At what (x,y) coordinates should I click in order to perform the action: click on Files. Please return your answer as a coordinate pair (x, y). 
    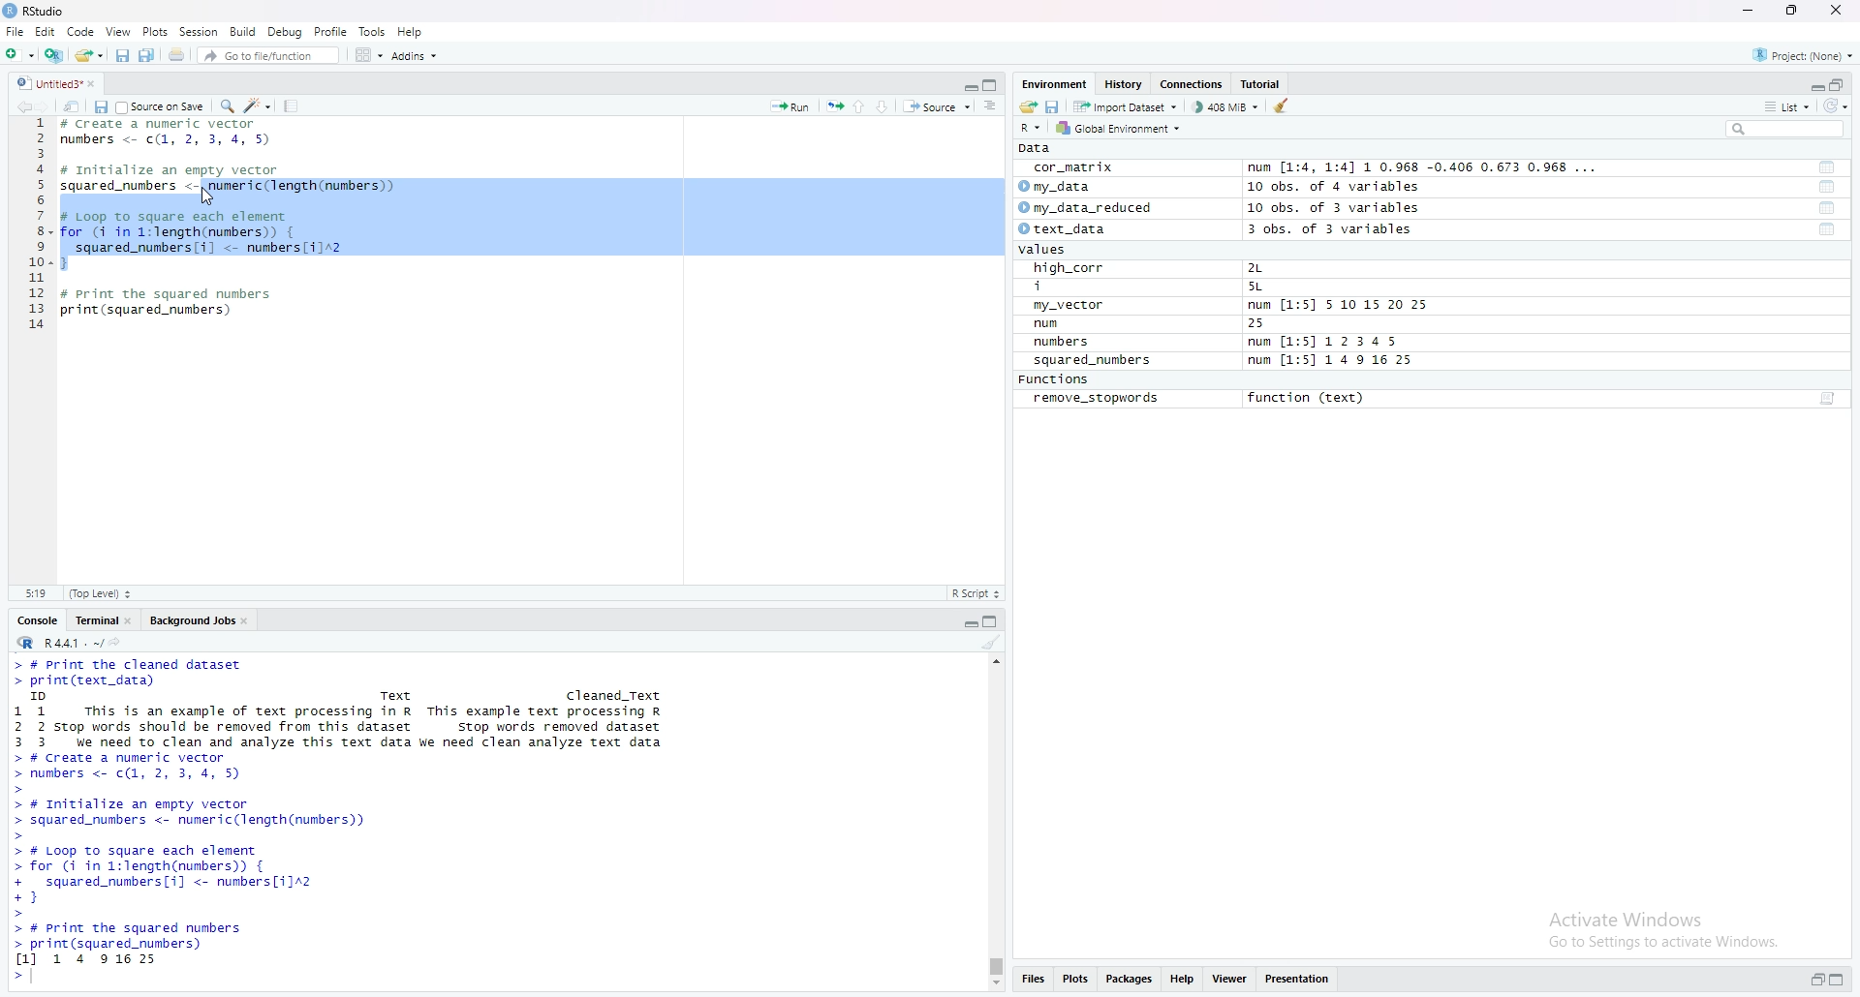
    Looking at the image, I should click on (1032, 982).